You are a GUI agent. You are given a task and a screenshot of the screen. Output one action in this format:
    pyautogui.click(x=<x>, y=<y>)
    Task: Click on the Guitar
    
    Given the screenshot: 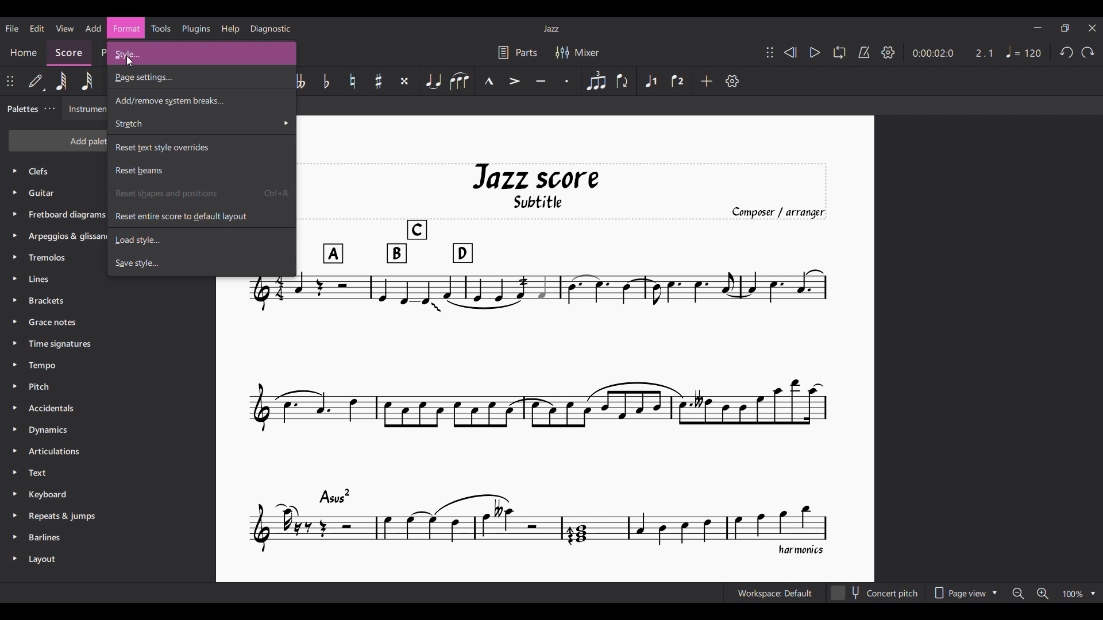 What is the action you would take?
    pyautogui.click(x=45, y=194)
    